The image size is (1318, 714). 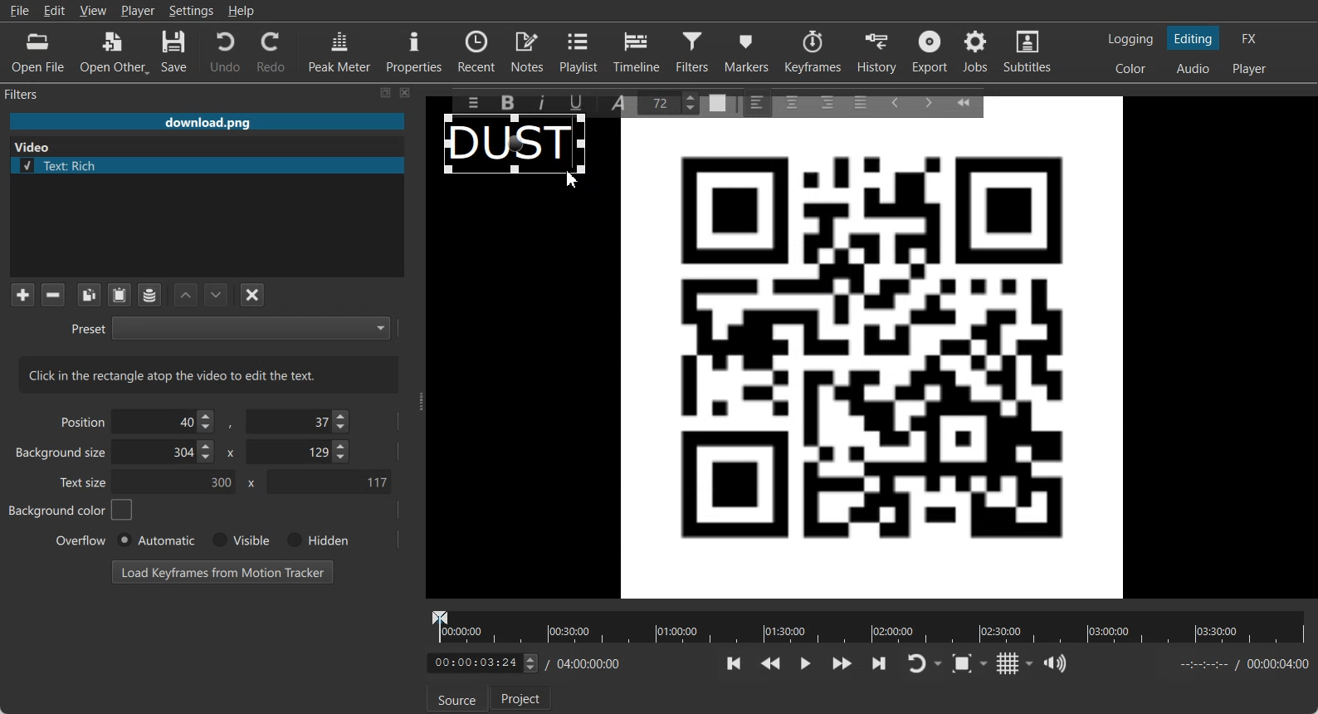 What do you see at coordinates (519, 169) in the screenshot?
I see `Text Frame` at bounding box center [519, 169].